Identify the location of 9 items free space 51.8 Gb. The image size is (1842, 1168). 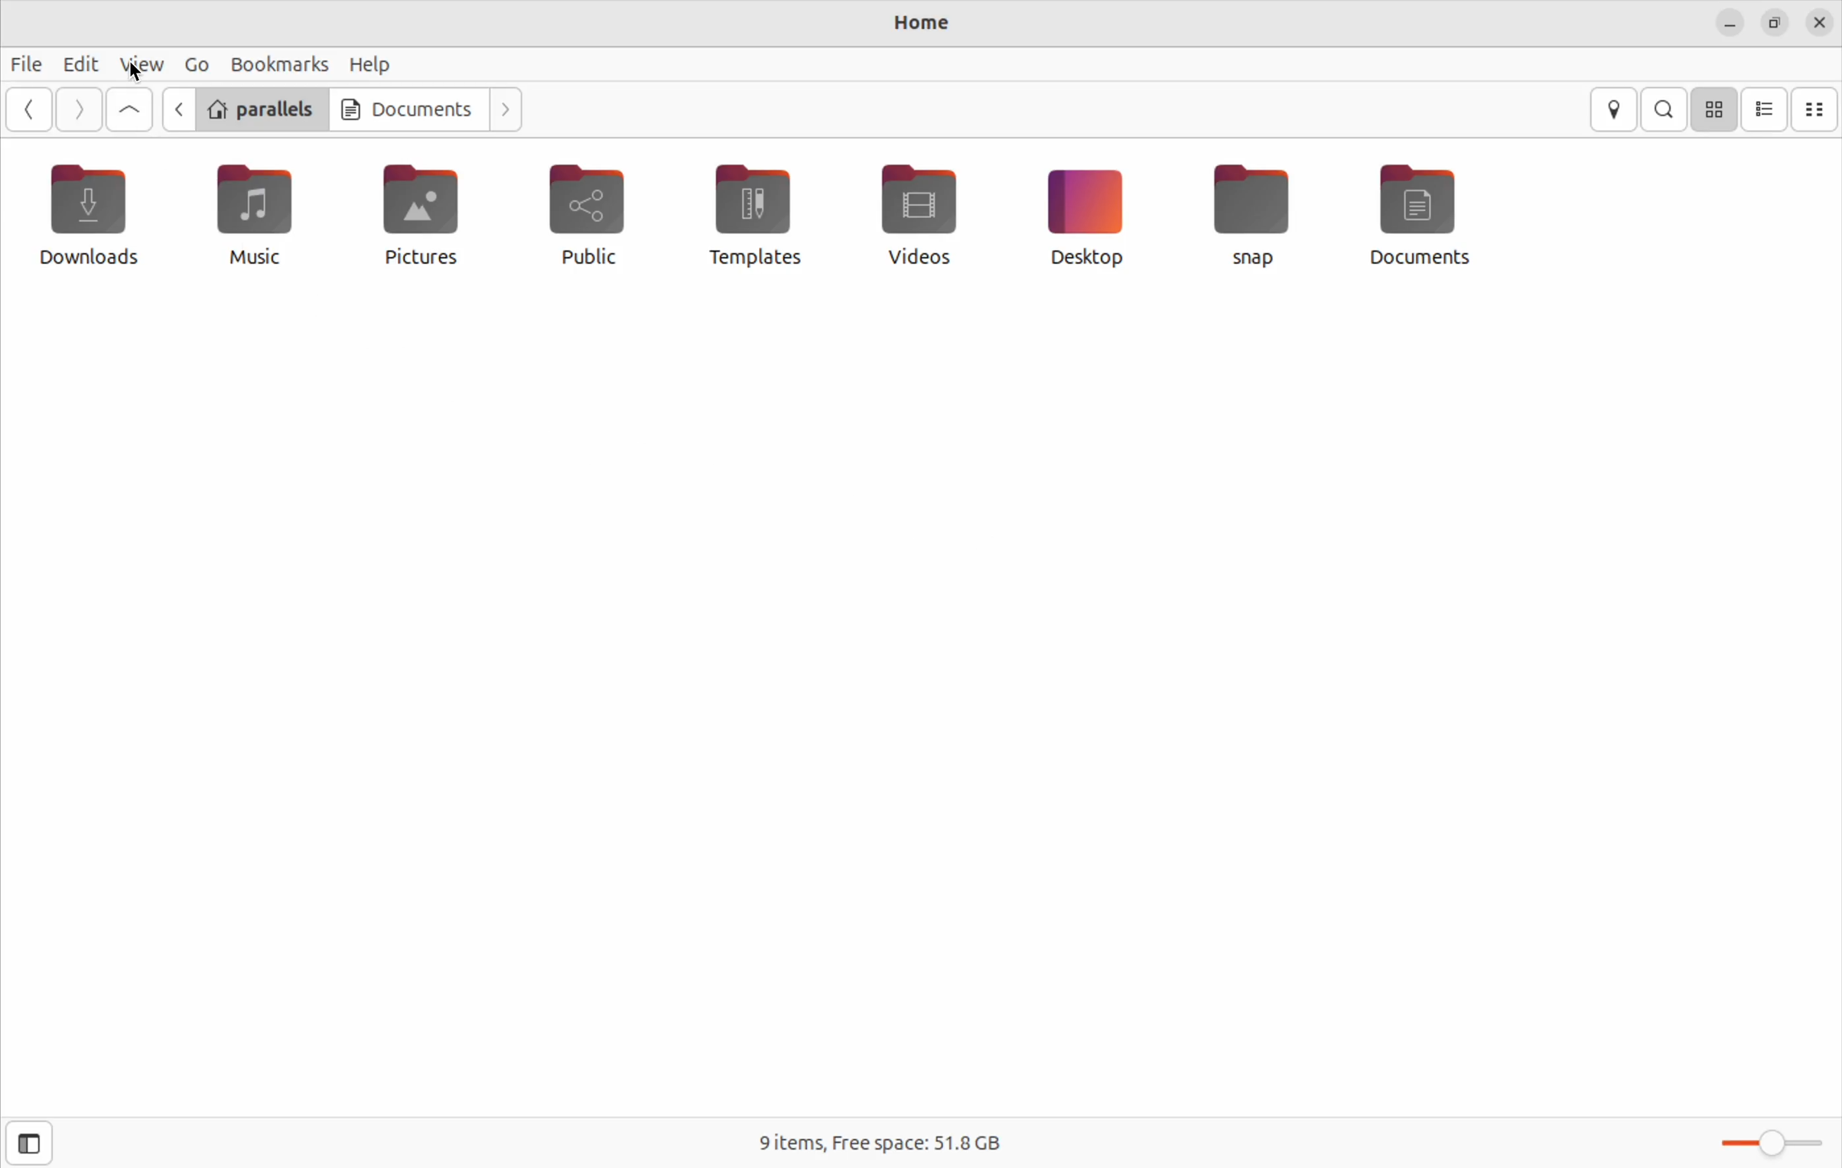
(884, 1140).